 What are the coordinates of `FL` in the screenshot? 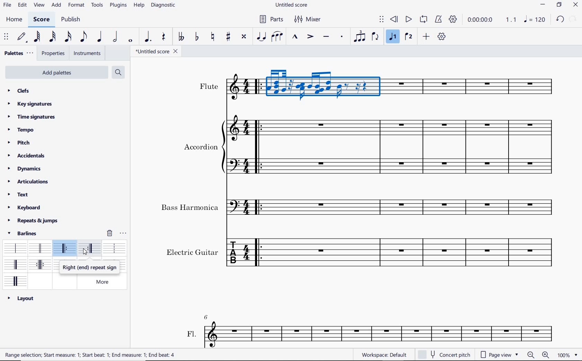 It's located at (381, 334).